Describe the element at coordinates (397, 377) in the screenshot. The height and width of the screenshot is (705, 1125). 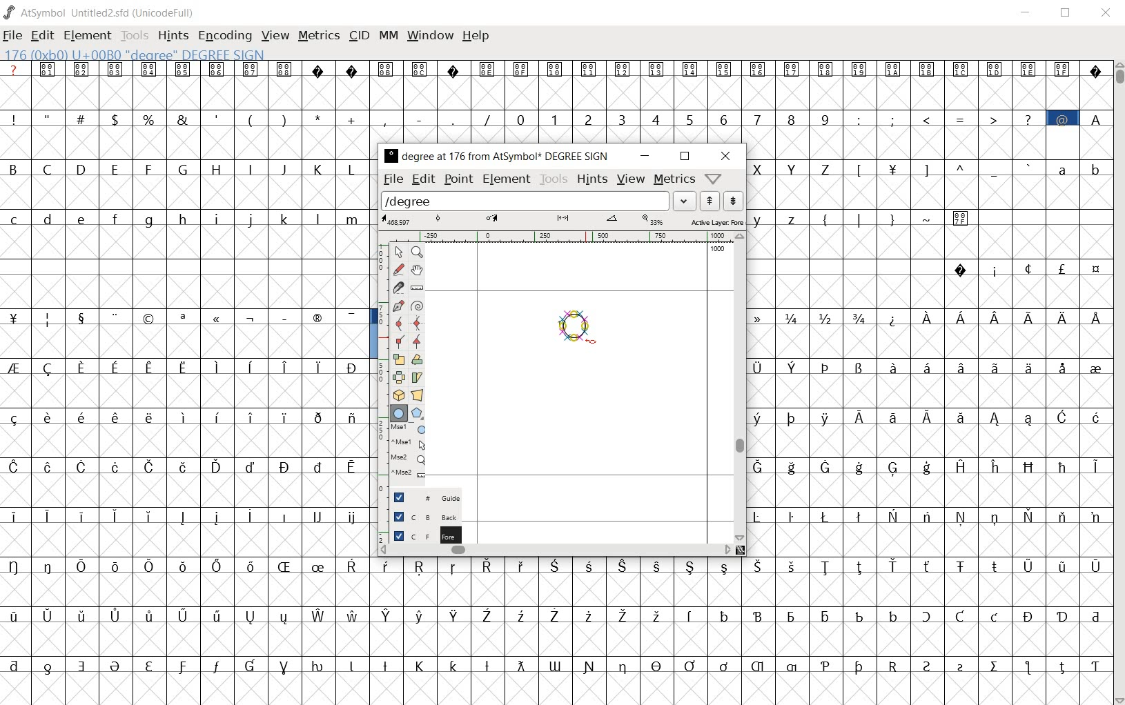
I see `flip the selection` at that location.